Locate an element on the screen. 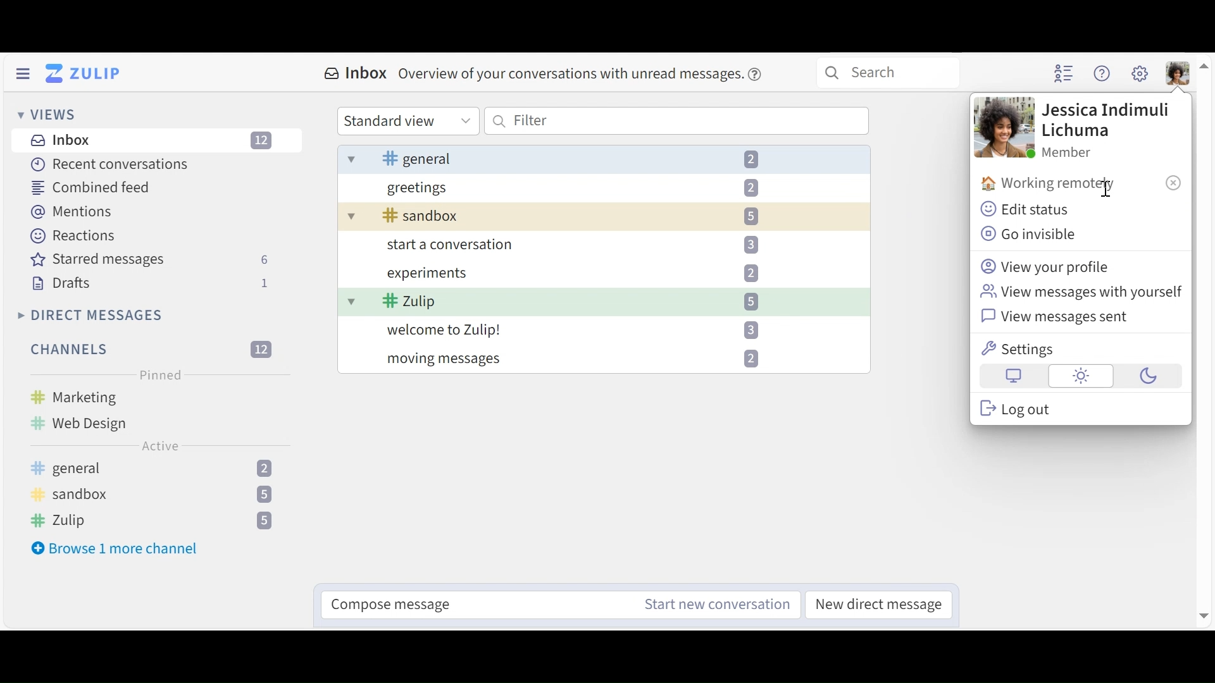 The image size is (1215, 683). User name is located at coordinates (1110, 120).